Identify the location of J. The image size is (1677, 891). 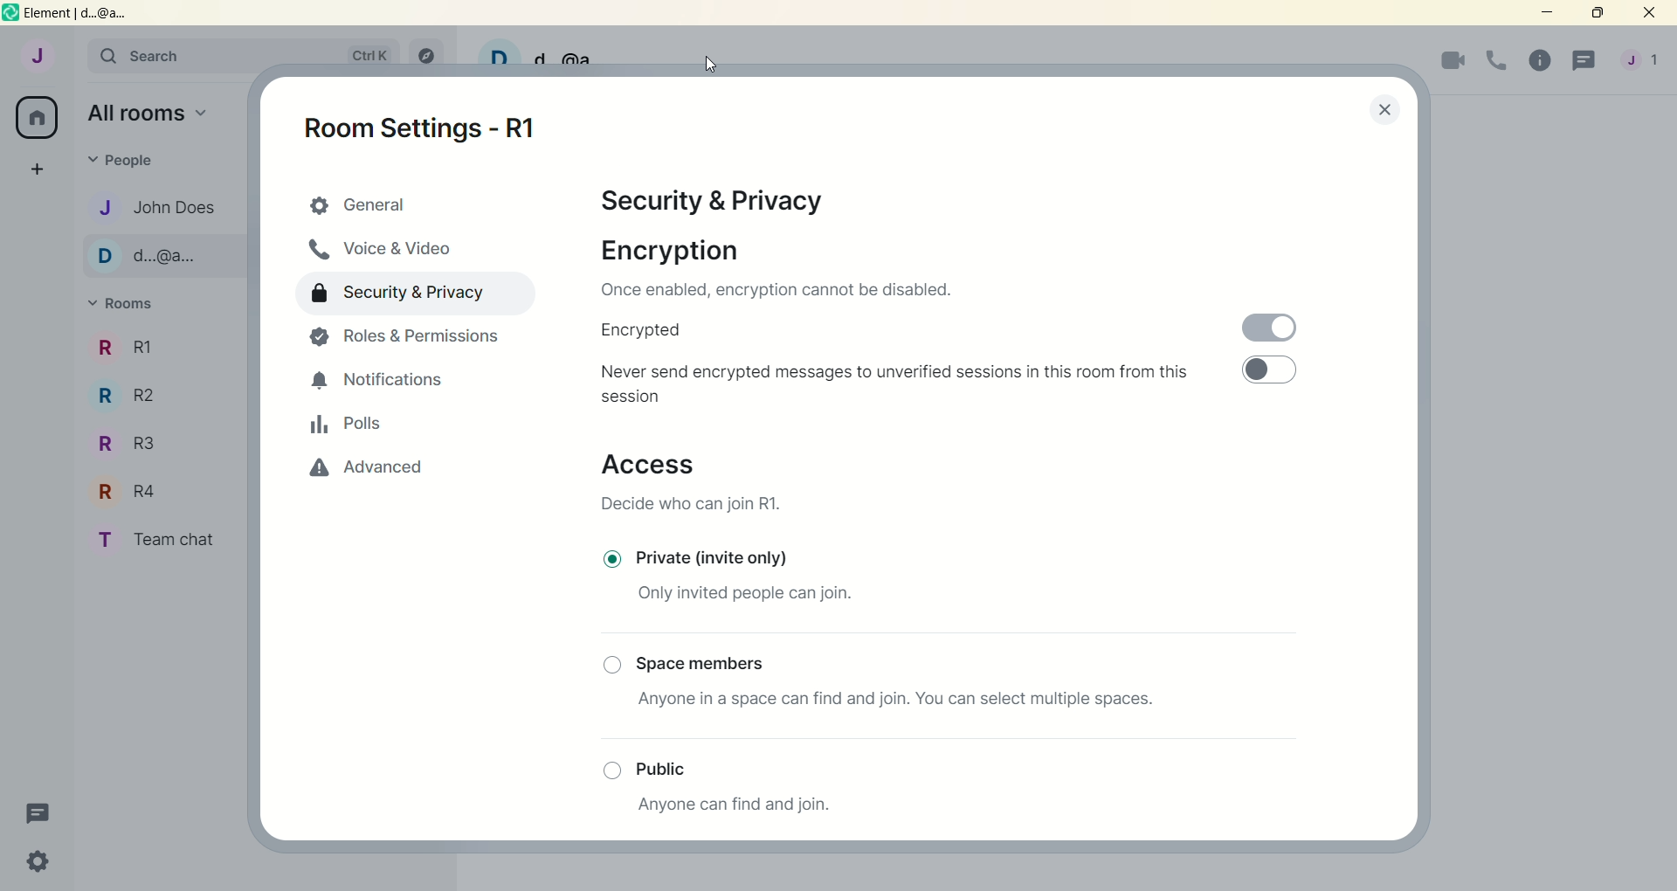
(35, 55).